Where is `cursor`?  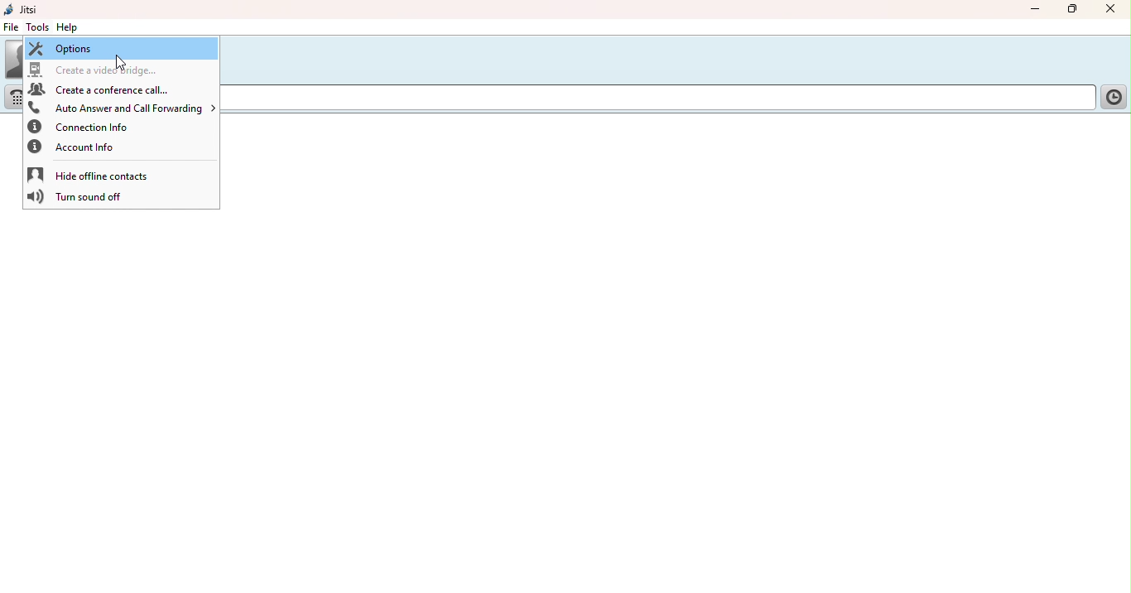
cursor is located at coordinates (123, 64).